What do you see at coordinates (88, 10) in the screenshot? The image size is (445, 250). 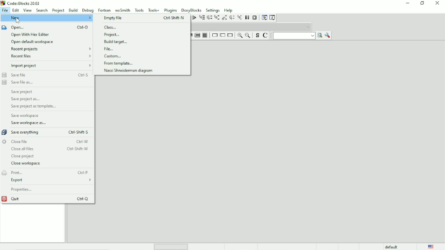 I see `Debug` at bounding box center [88, 10].